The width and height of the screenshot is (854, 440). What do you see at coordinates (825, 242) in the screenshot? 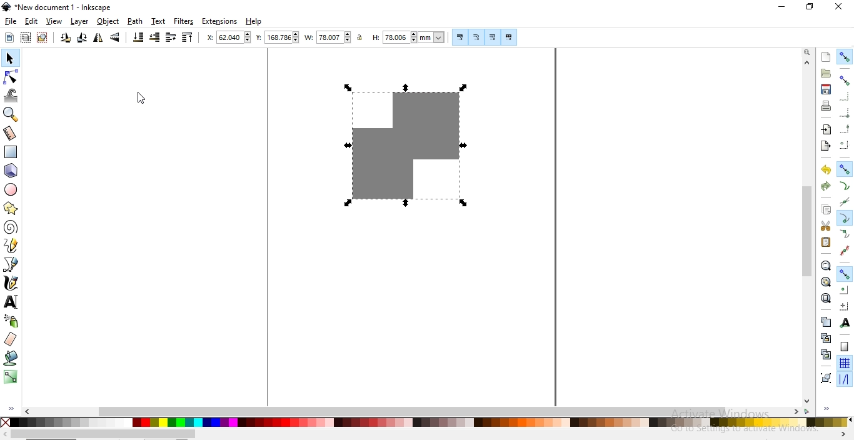
I see `paste` at bounding box center [825, 242].